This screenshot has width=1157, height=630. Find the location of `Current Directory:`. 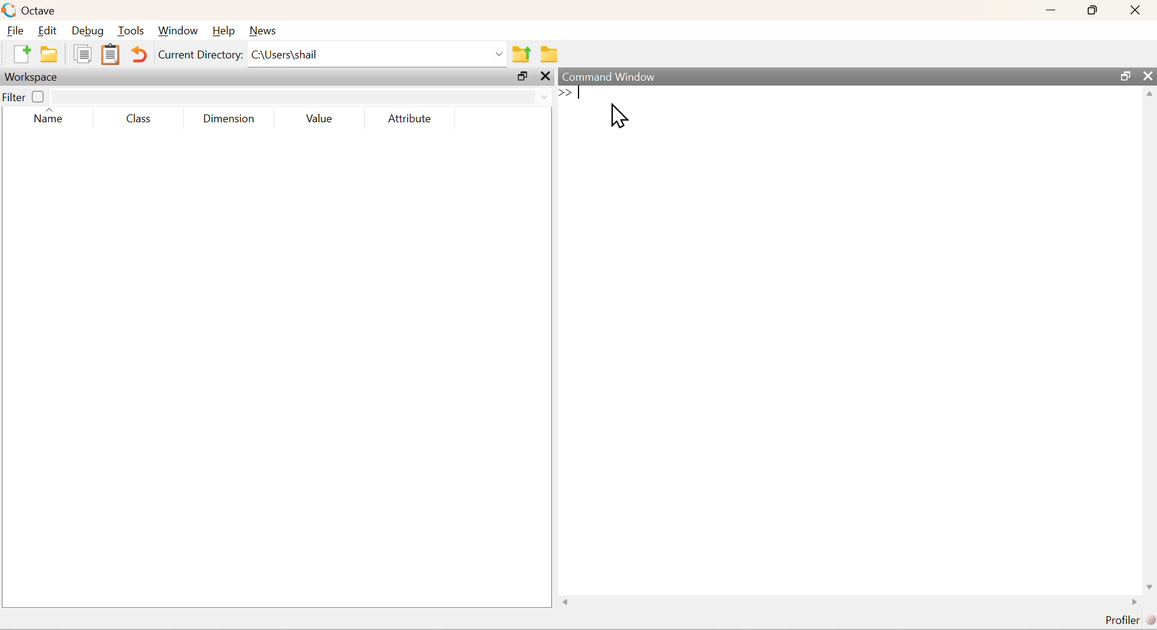

Current Directory: is located at coordinates (199, 53).